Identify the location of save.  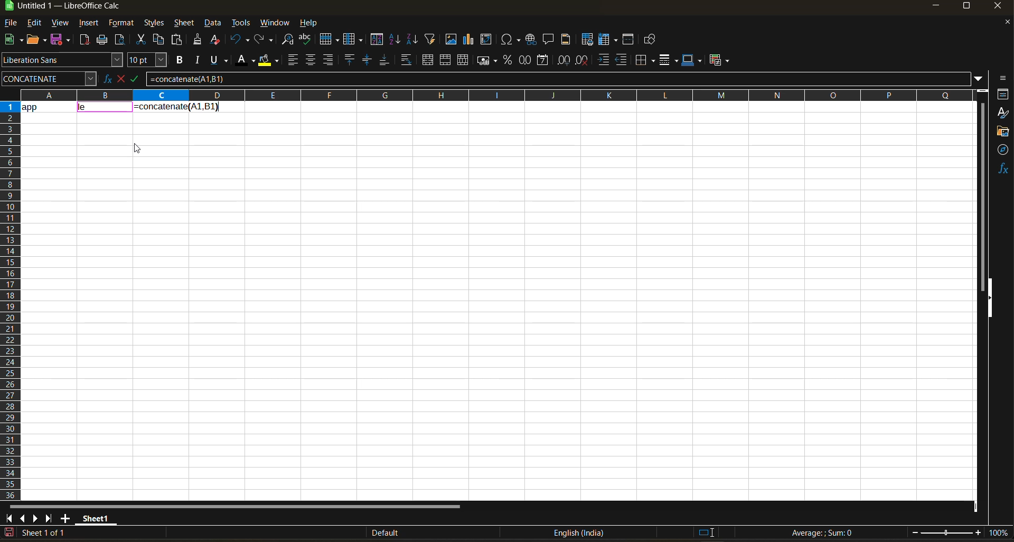
(62, 39).